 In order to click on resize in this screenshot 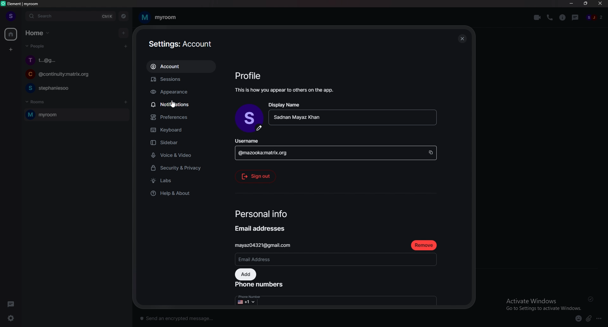, I will do `click(586, 4)`.